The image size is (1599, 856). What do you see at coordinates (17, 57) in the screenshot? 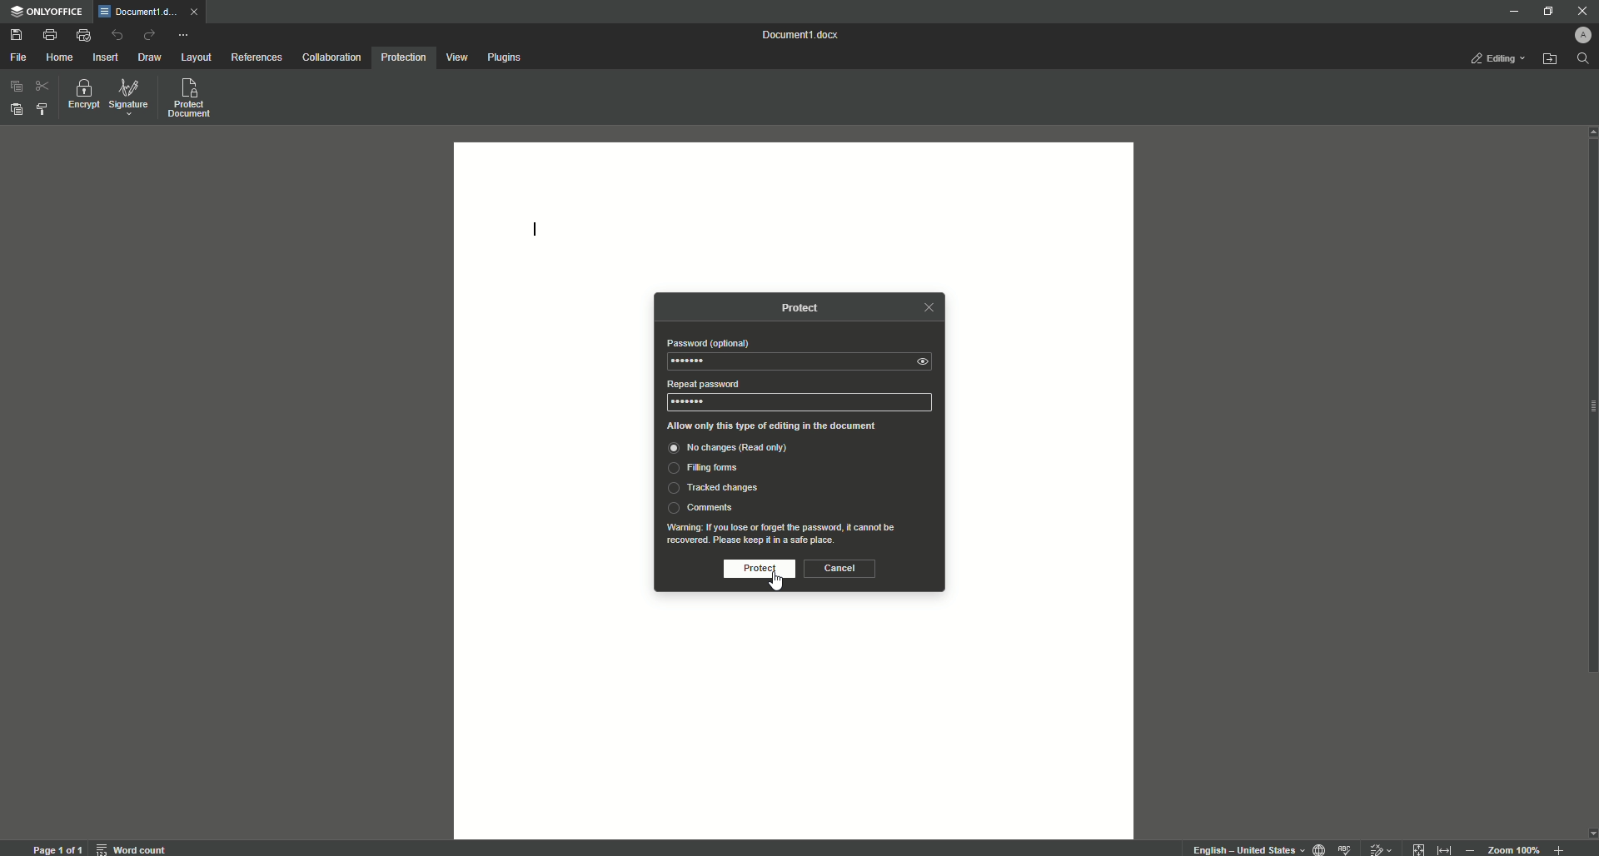
I see `File` at bounding box center [17, 57].